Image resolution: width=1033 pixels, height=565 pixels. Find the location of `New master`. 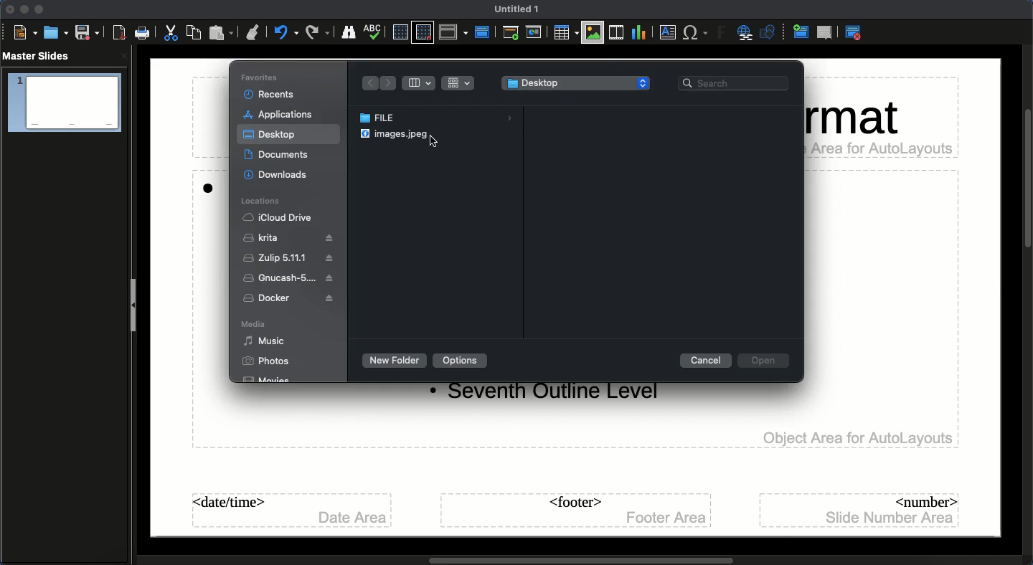

New master is located at coordinates (801, 31).